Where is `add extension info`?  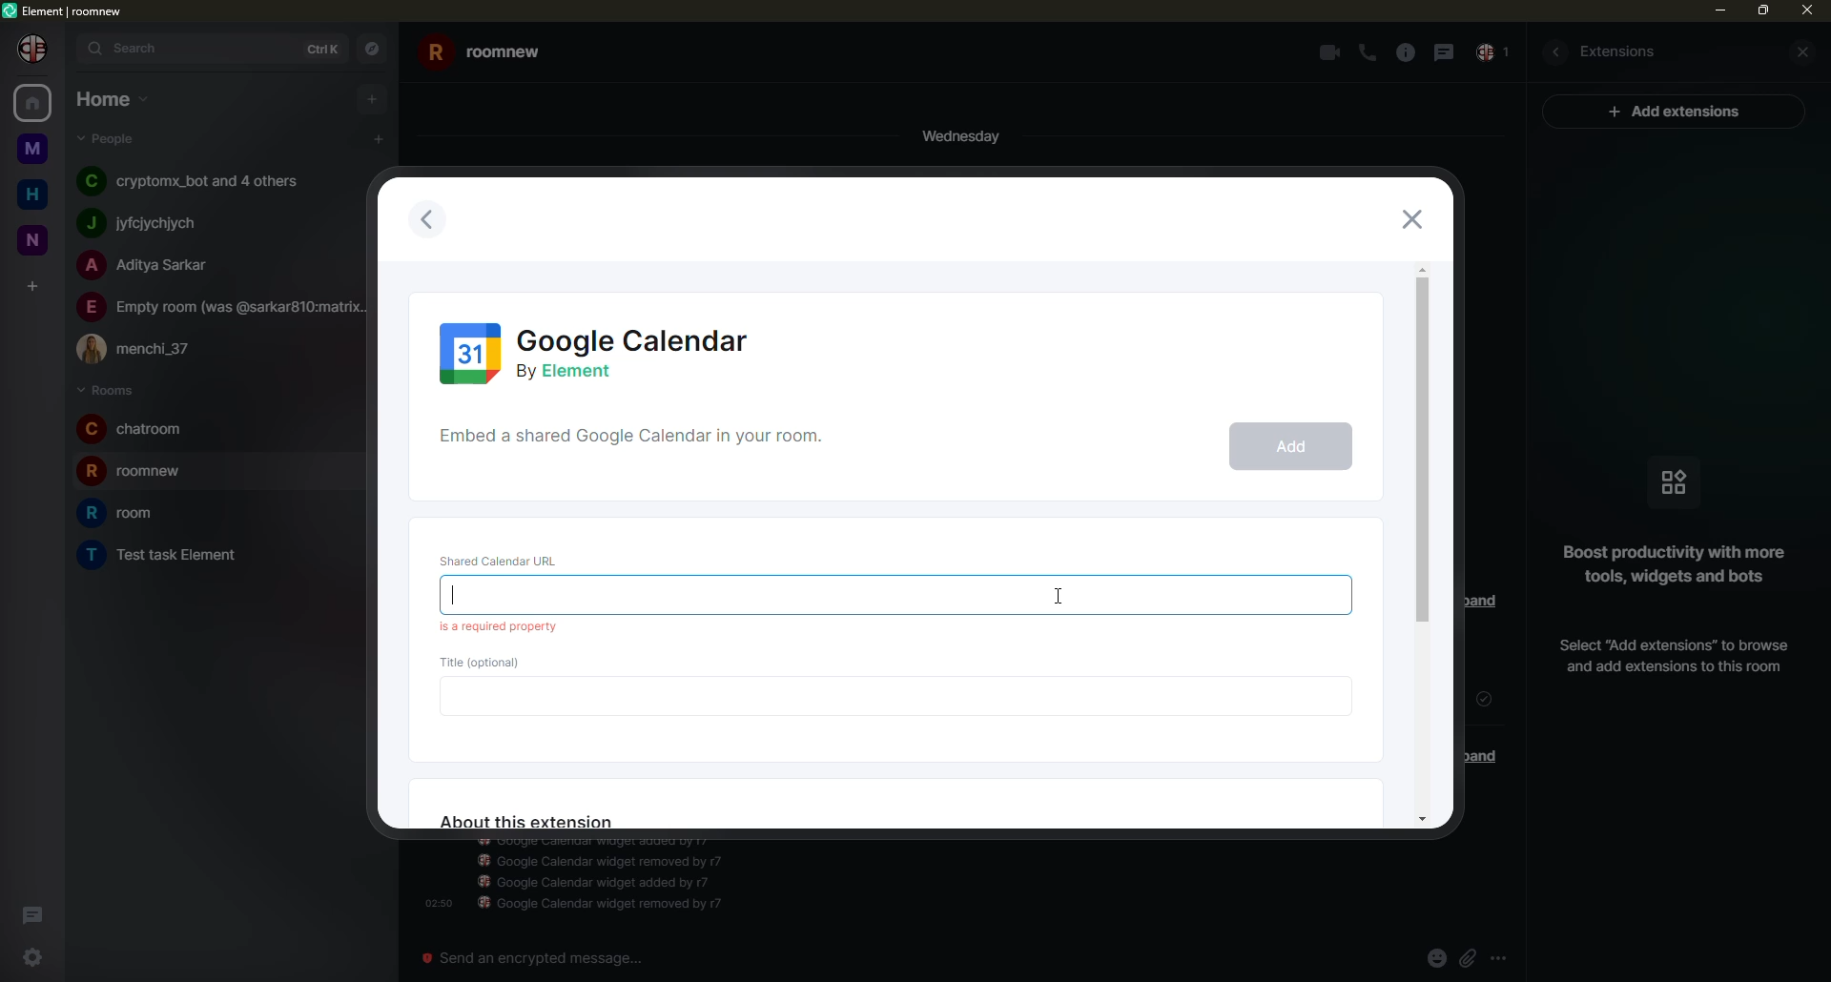
add extension info is located at coordinates (1670, 656).